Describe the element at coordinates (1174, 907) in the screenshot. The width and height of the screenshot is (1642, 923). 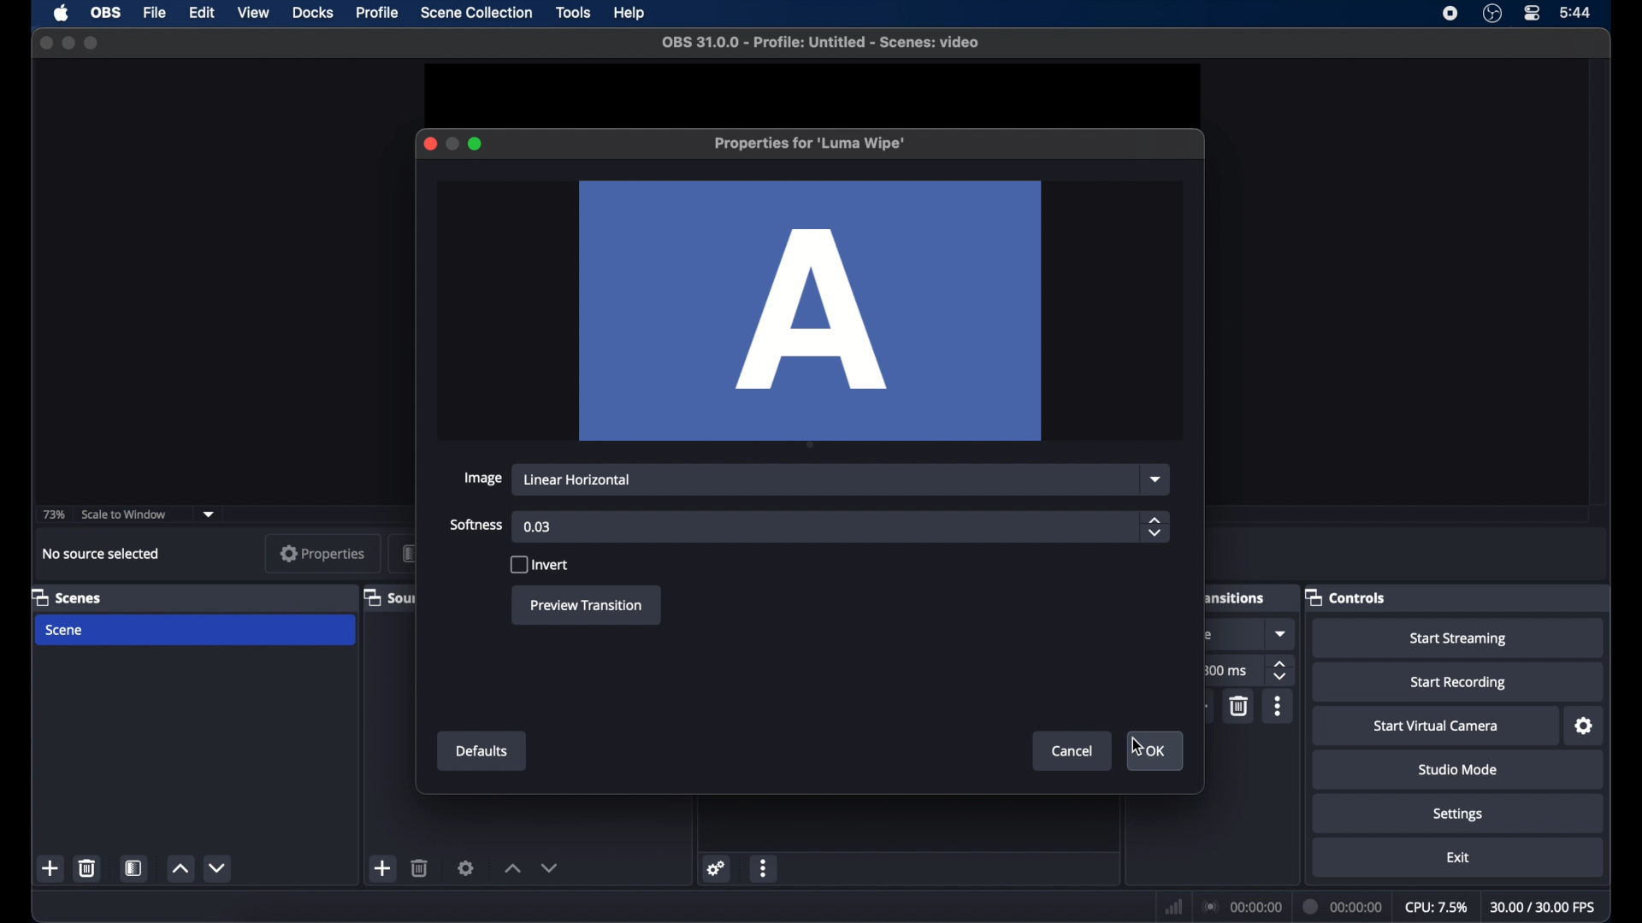
I see `network` at that location.